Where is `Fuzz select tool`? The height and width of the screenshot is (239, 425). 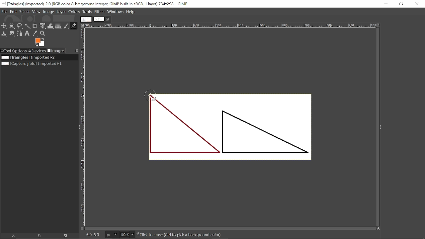
Fuzz select tool is located at coordinates (27, 26).